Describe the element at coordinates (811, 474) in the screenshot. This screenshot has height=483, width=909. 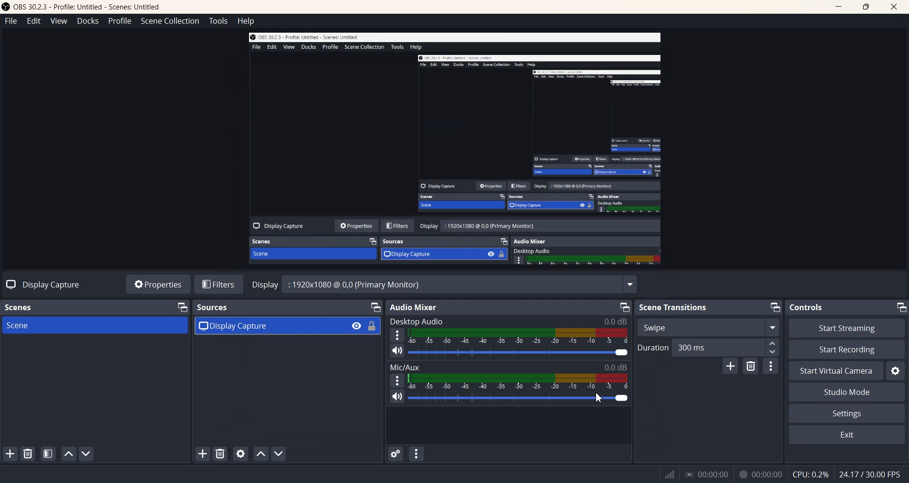
I see `CPU: 0.3%` at that location.